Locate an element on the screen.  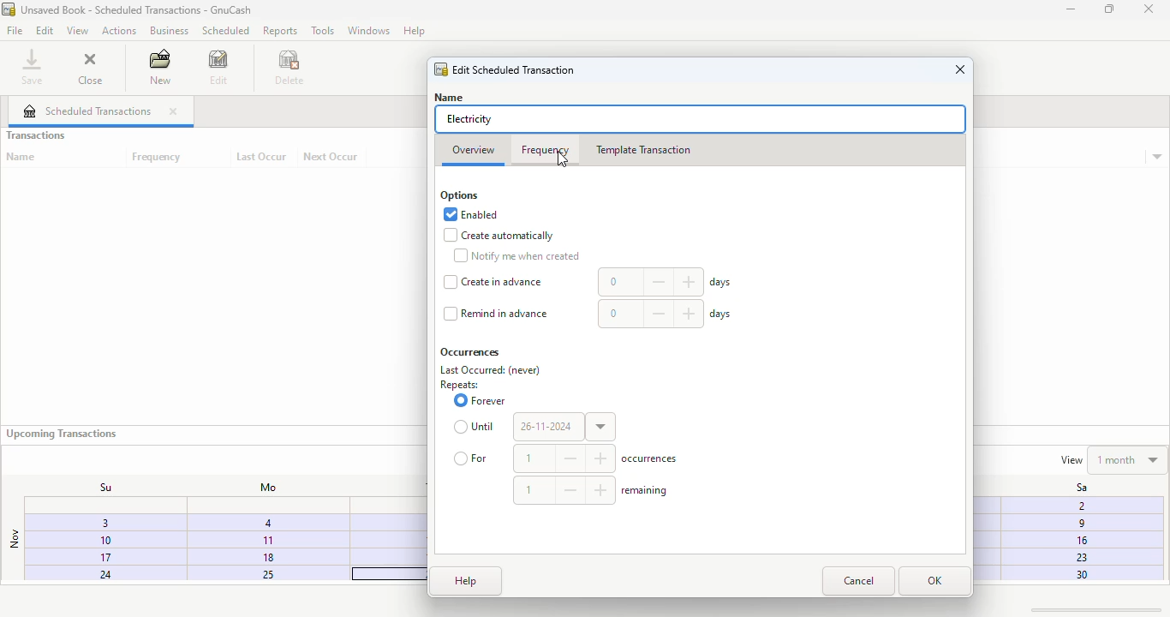
10 is located at coordinates (91, 541).